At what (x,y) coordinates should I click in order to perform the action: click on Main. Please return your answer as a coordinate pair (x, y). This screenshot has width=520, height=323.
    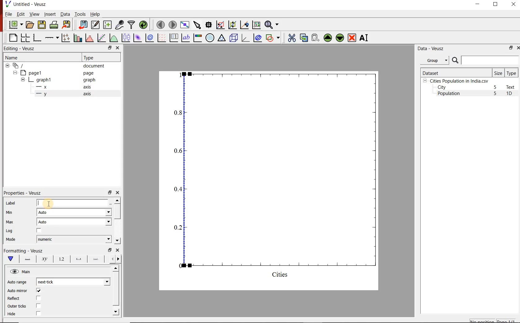
    Looking at the image, I should click on (21, 272).